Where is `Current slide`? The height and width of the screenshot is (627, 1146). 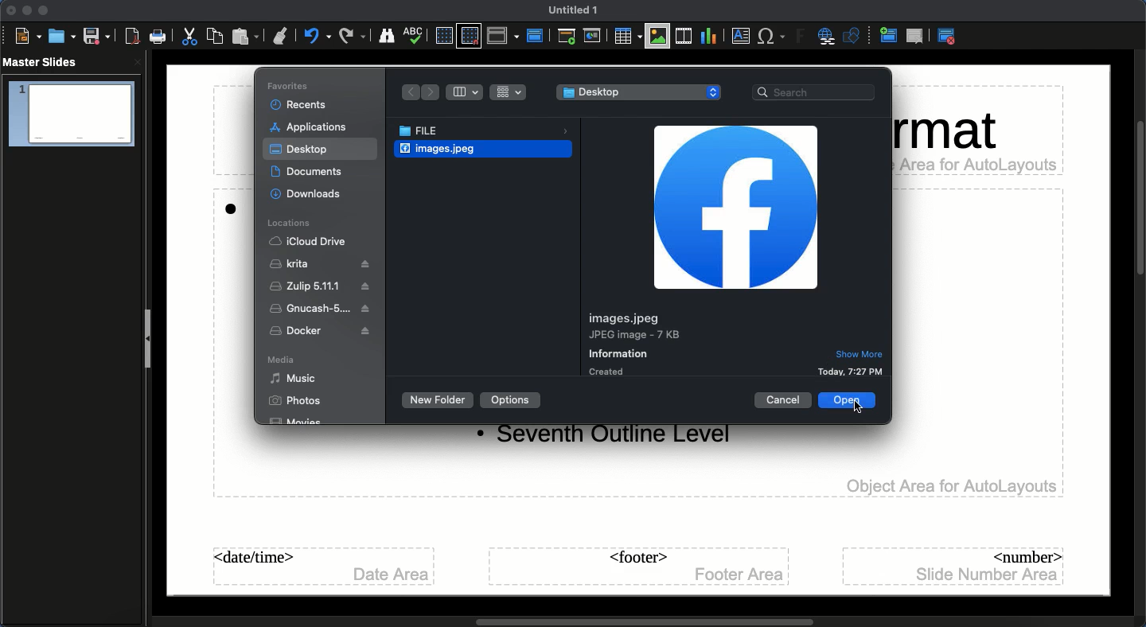
Current slide is located at coordinates (594, 38).